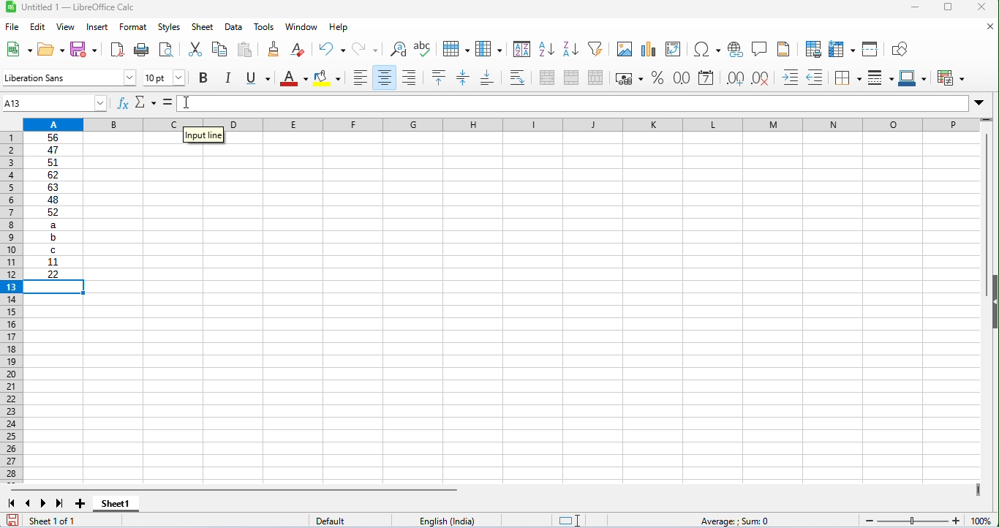  What do you see at coordinates (707, 50) in the screenshot?
I see `insert special characters` at bounding box center [707, 50].